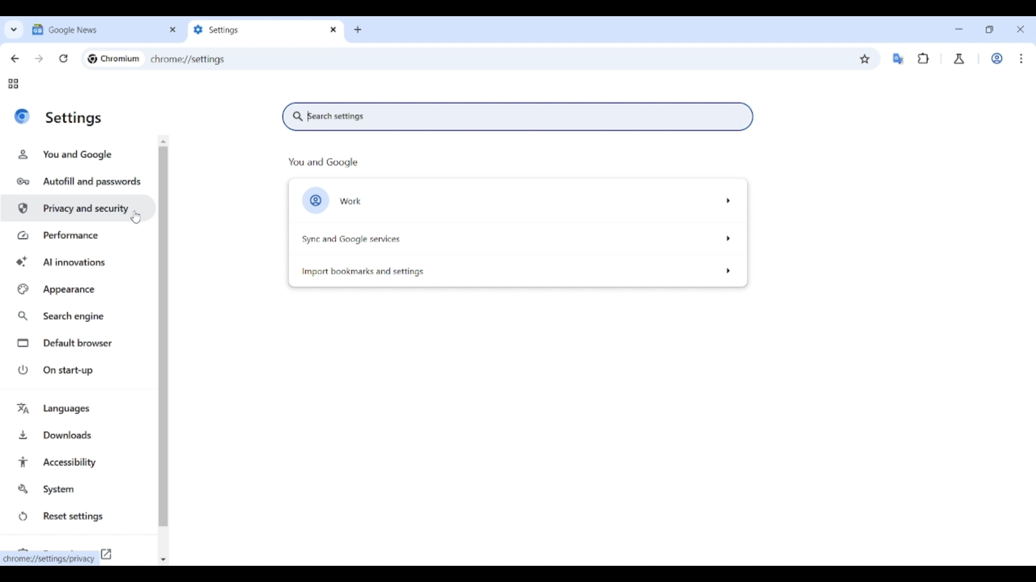  I want to click on Chromium, so click(120, 58).